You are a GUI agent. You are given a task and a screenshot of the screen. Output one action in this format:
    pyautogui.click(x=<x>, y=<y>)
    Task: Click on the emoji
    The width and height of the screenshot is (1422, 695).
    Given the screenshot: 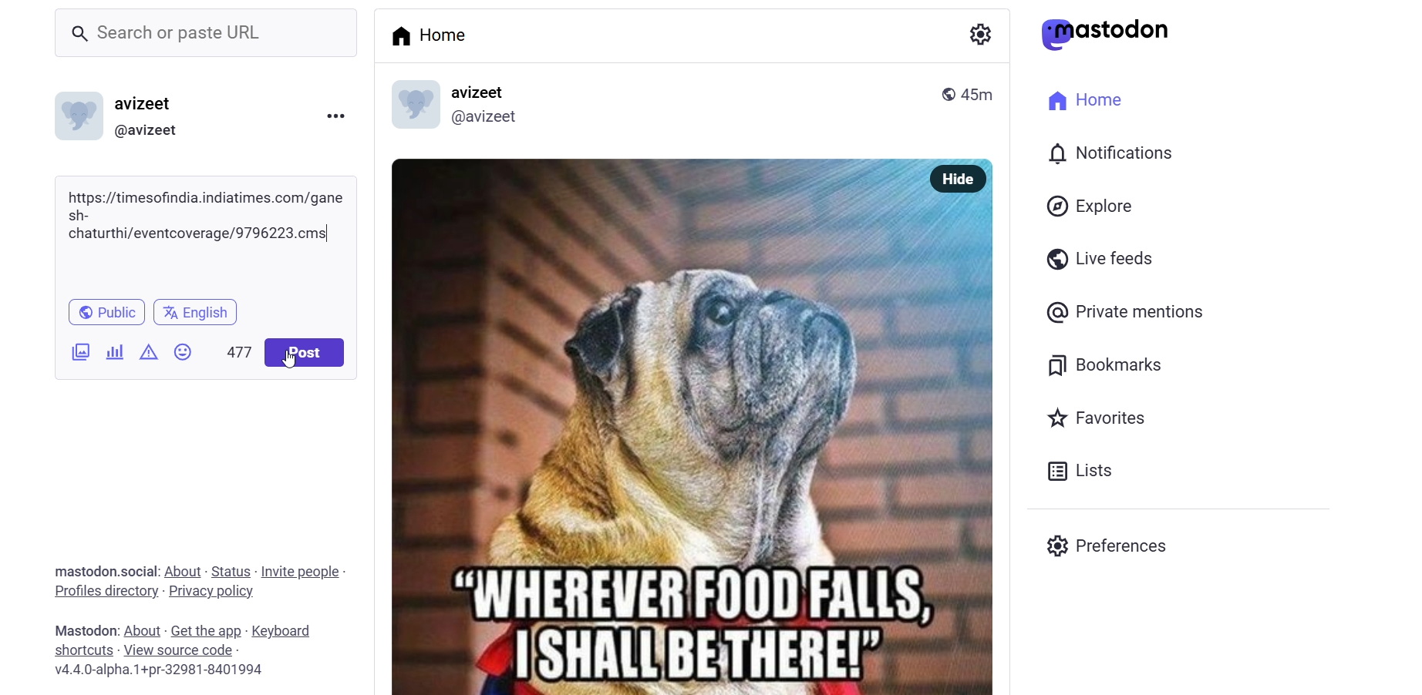 What is the action you would take?
    pyautogui.click(x=182, y=353)
    